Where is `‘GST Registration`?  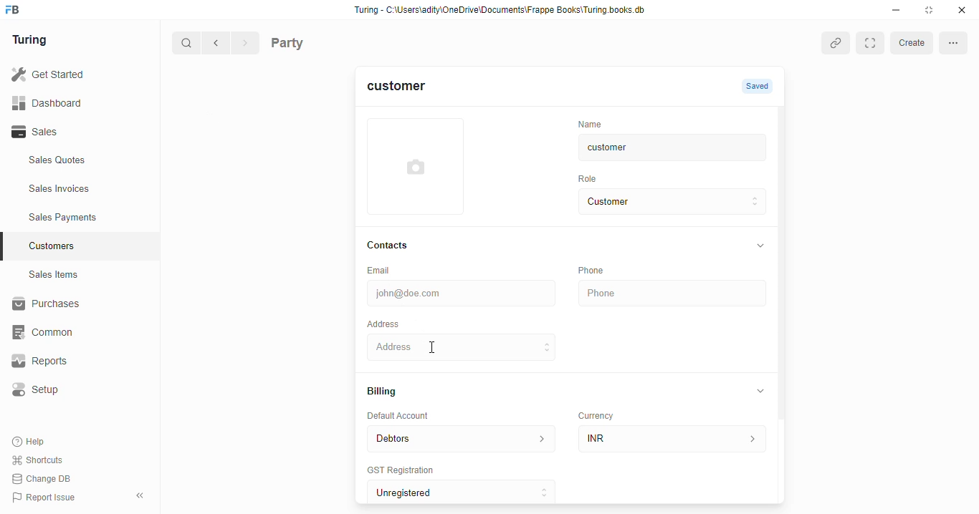
‘GST Registration is located at coordinates (399, 470).